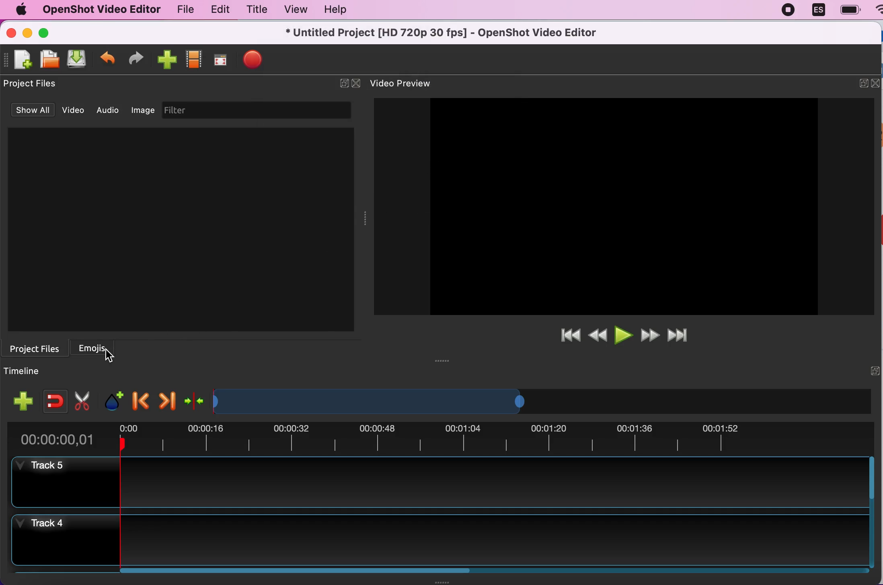 Image resolution: width=883 pixels, height=585 pixels. What do you see at coordinates (877, 83) in the screenshot?
I see `close` at bounding box center [877, 83].